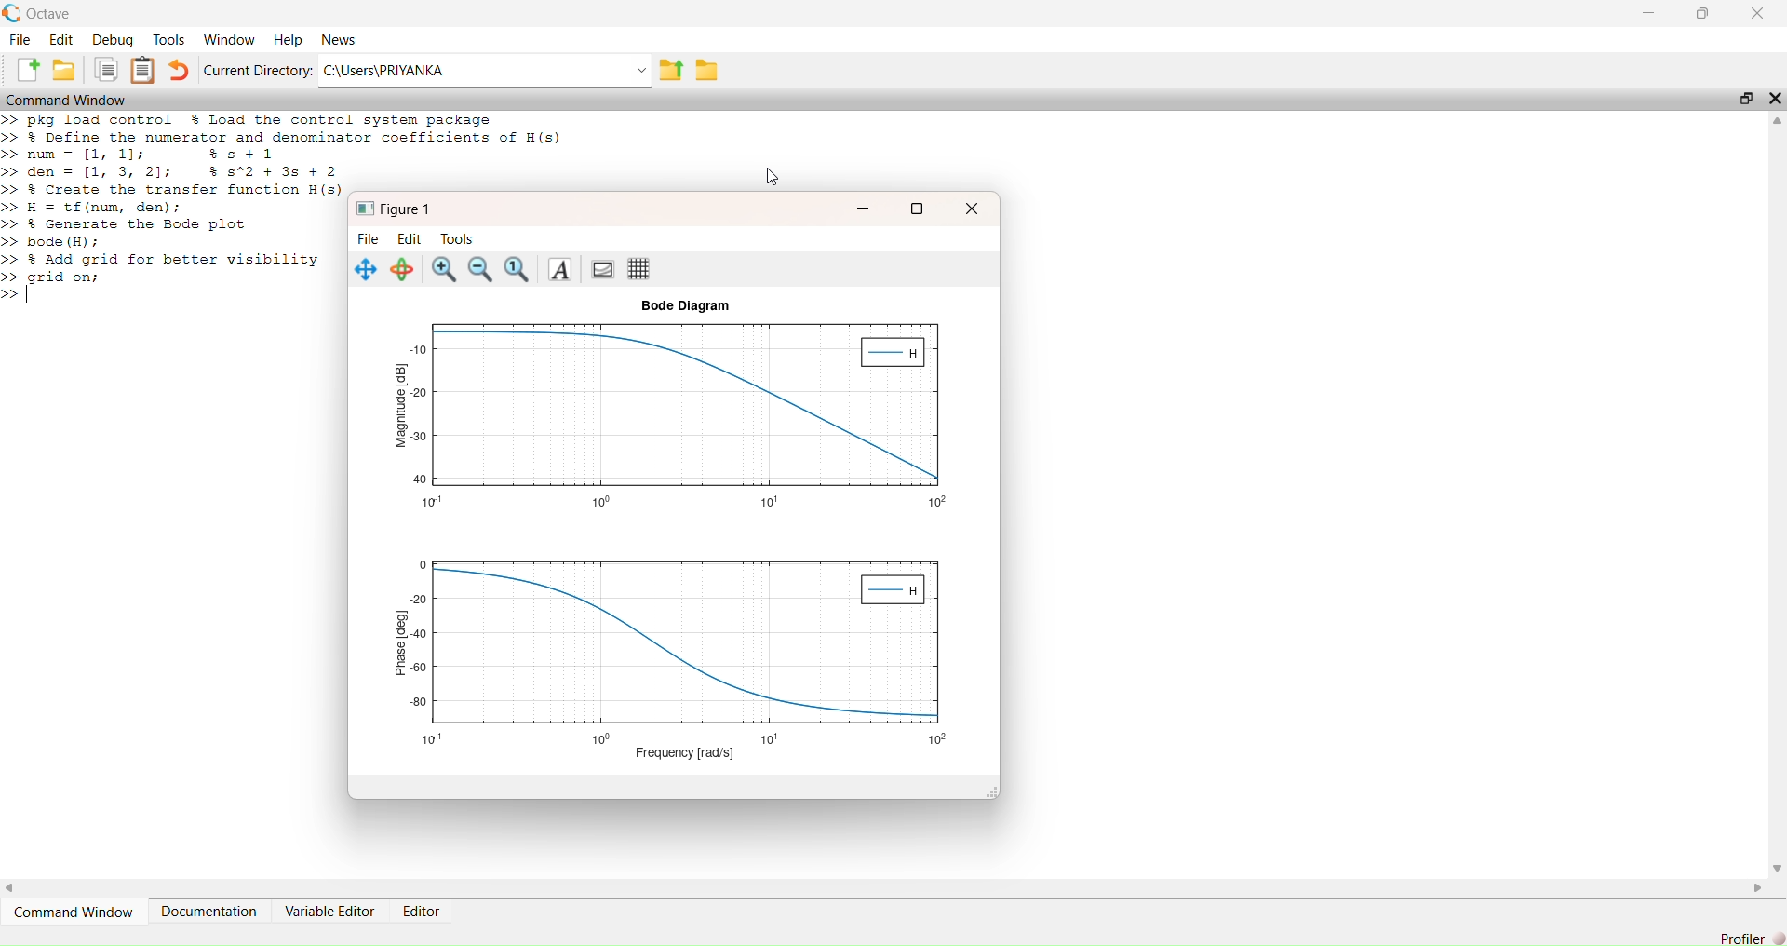 The height and width of the screenshot is (946, 1787). I want to click on Window, so click(228, 39).